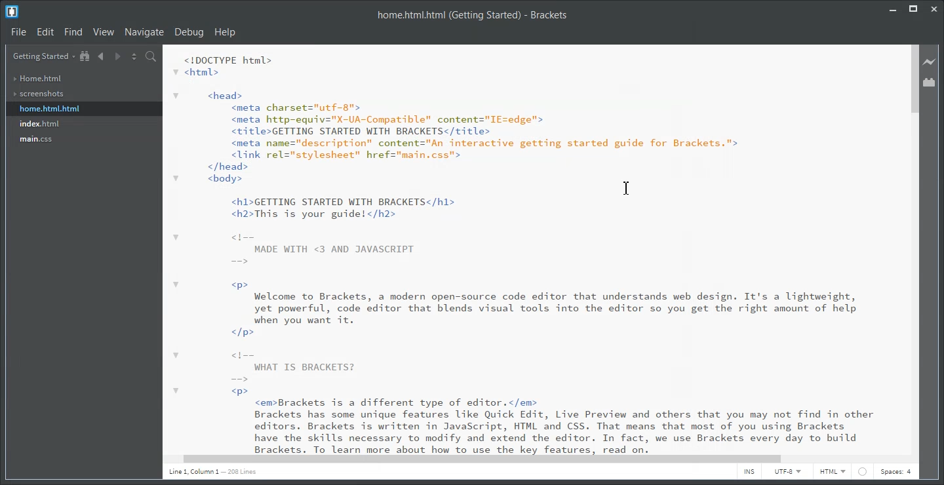  I want to click on Text 3, so click(216, 474).